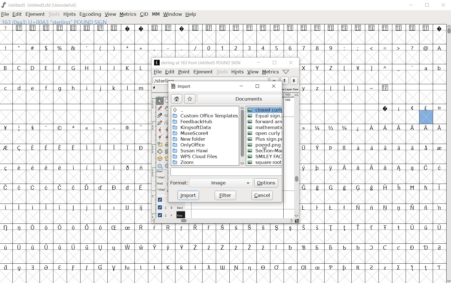  I want to click on Symbol, so click(330, 187).